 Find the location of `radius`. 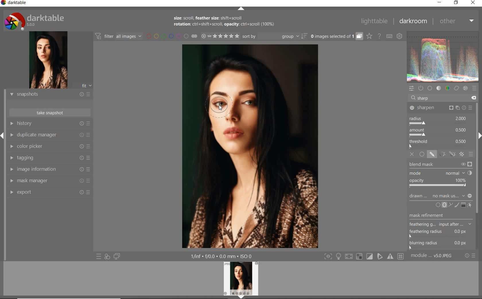

radius is located at coordinates (440, 121).